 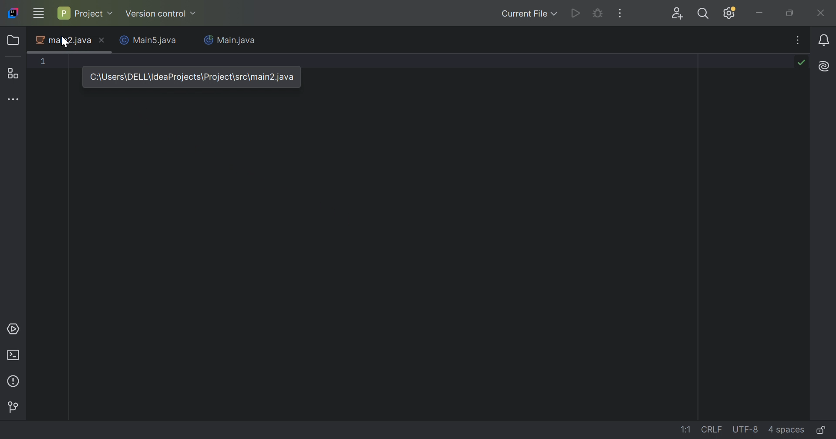 What do you see at coordinates (705, 15) in the screenshot?
I see `Search everywhere` at bounding box center [705, 15].